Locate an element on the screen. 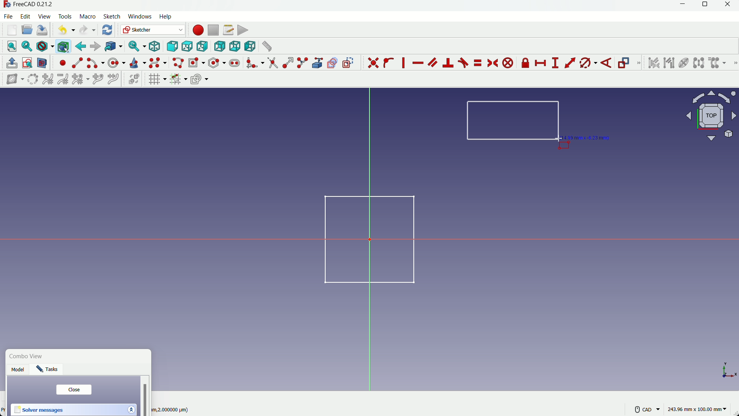 Image resolution: width=739 pixels, height=416 pixels. (14.99mm x -6.23mm) is located at coordinates (588, 137).